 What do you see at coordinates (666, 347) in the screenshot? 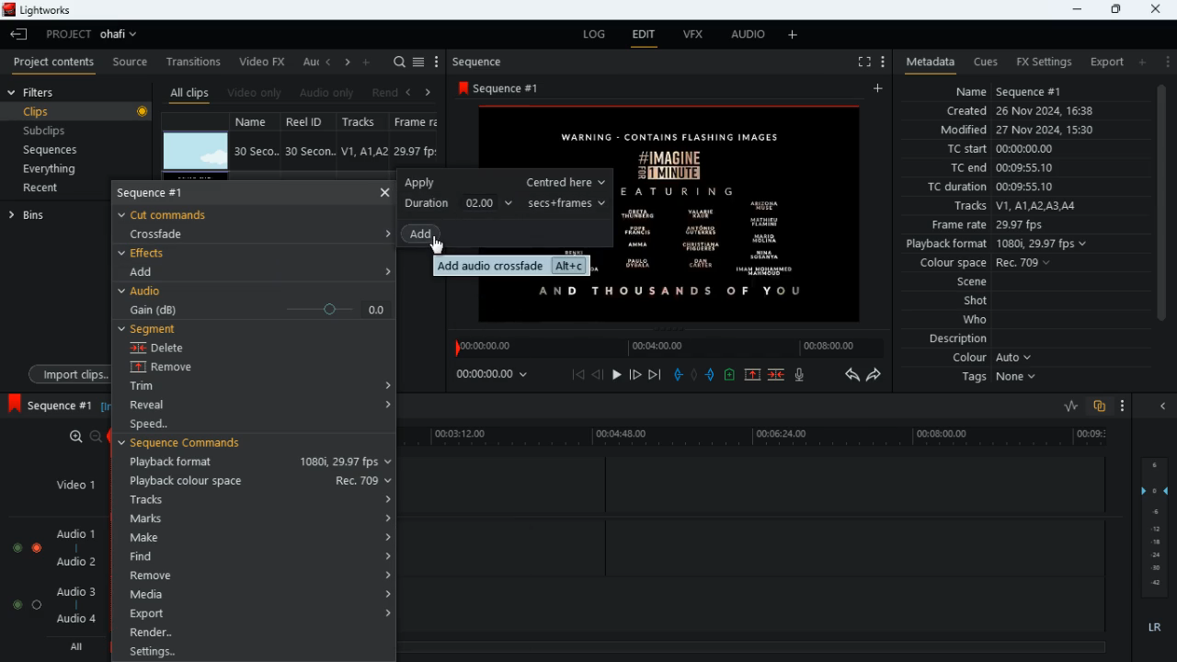
I see `timeline` at bounding box center [666, 347].